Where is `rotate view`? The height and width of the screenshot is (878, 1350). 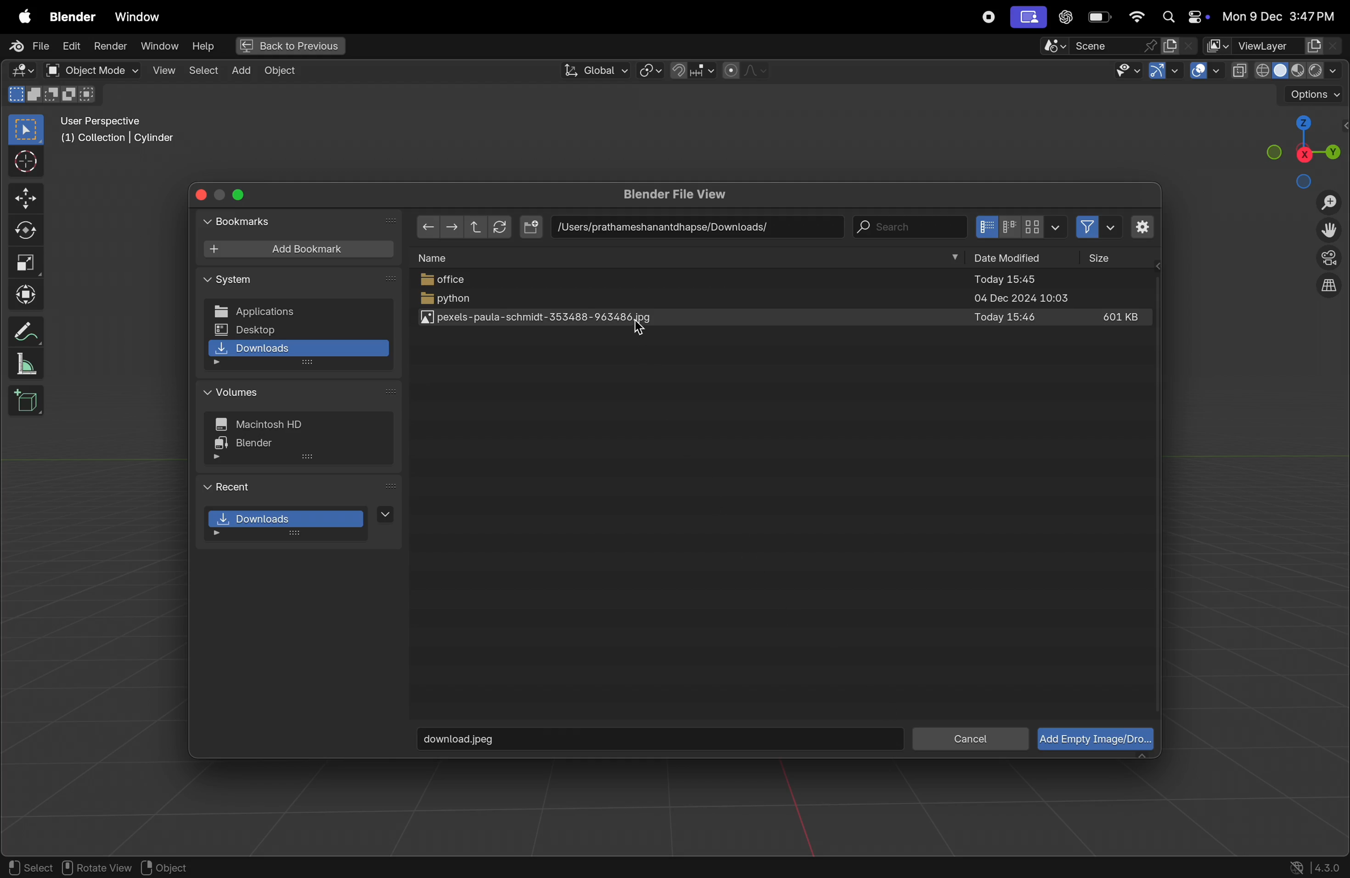 rotate view is located at coordinates (100, 868).